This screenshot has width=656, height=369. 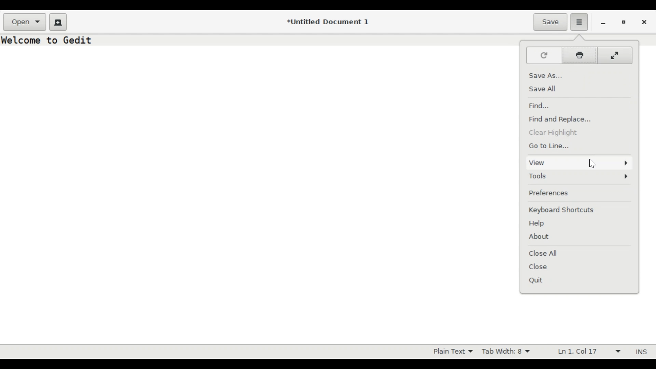 What do you see at coordinates (550, 146) in the screenshot?
I see `Go to Line` at bounding box center [550, 146].